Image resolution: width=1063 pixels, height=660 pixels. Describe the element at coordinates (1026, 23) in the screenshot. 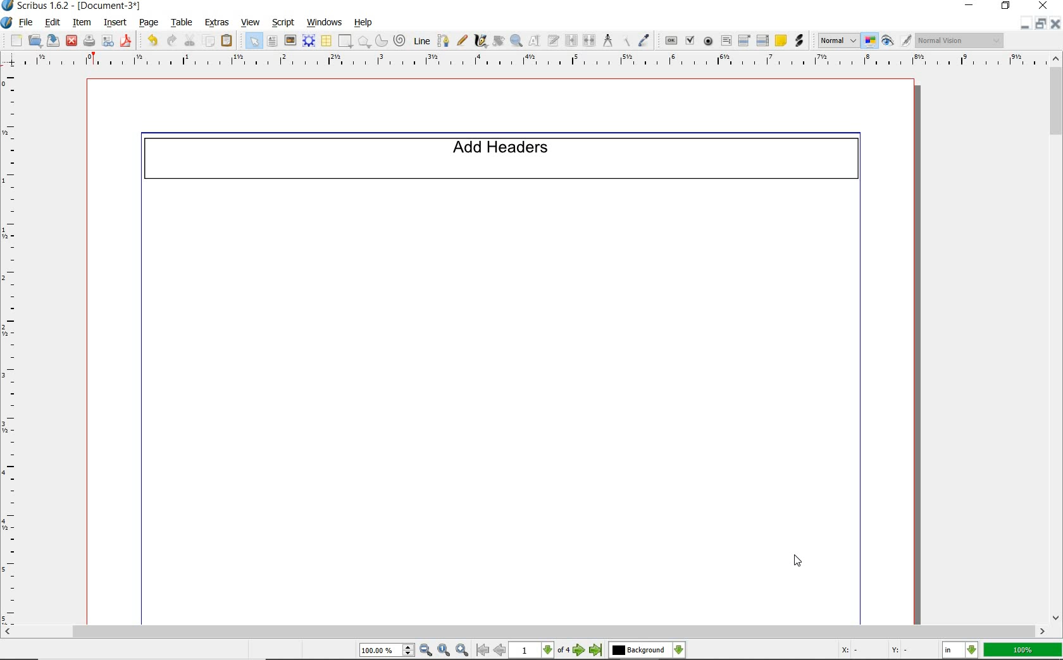

I see `minimize` at that location.